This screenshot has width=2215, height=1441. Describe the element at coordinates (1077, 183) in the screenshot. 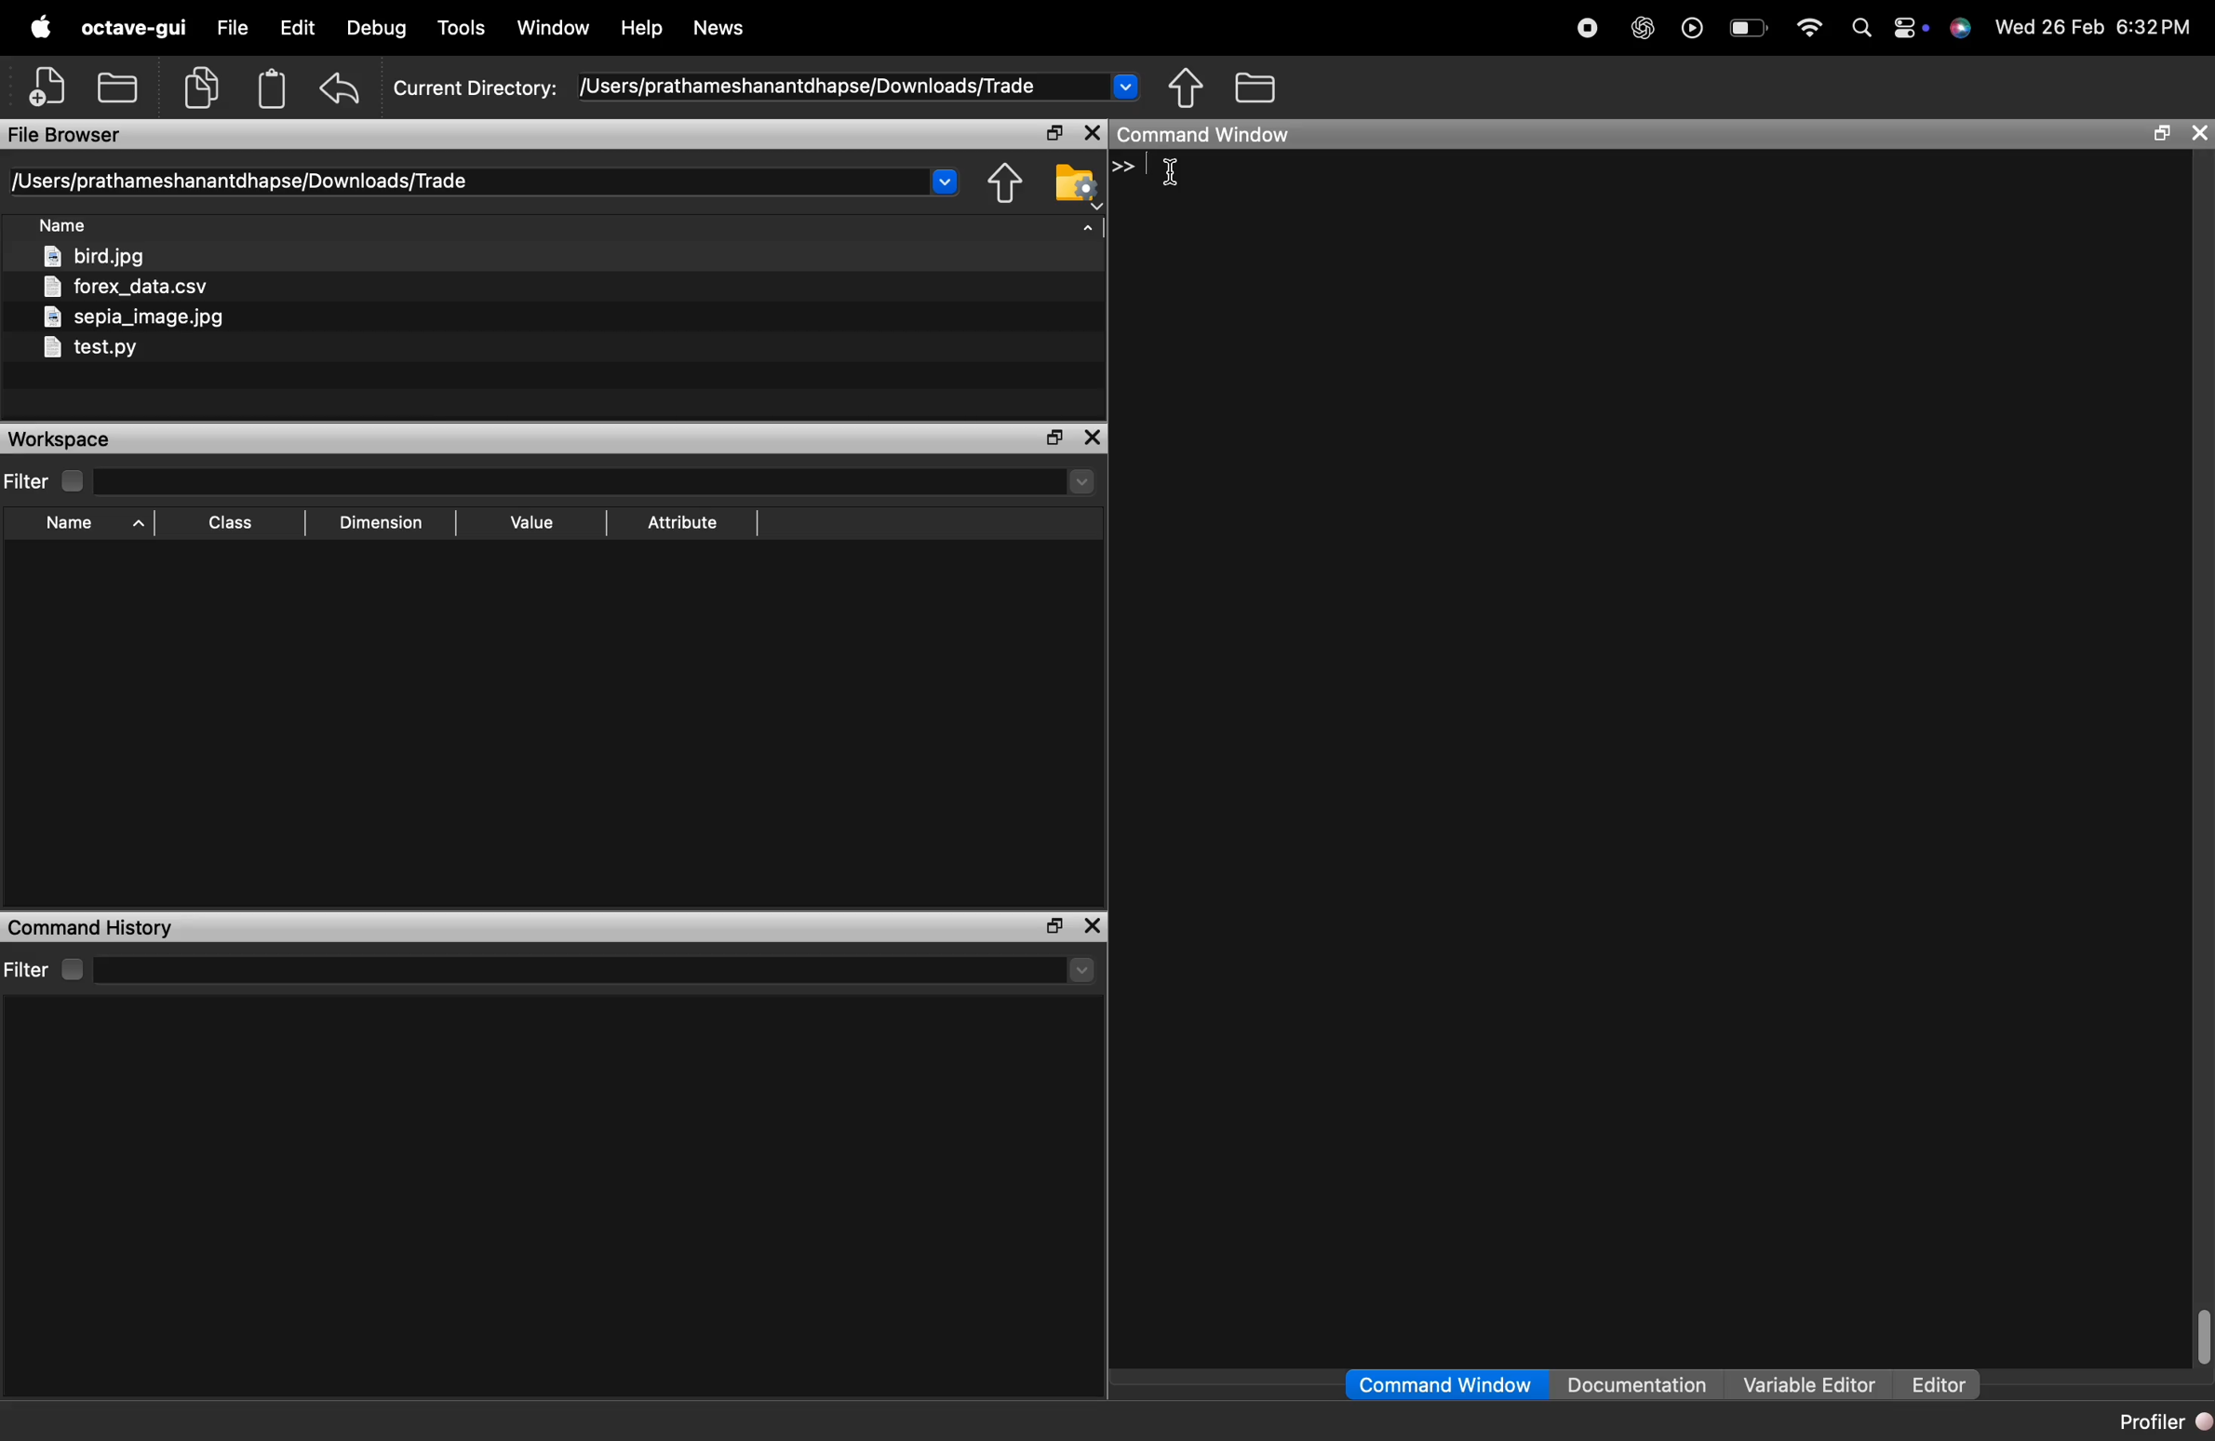

I see `browse your file` at that location.